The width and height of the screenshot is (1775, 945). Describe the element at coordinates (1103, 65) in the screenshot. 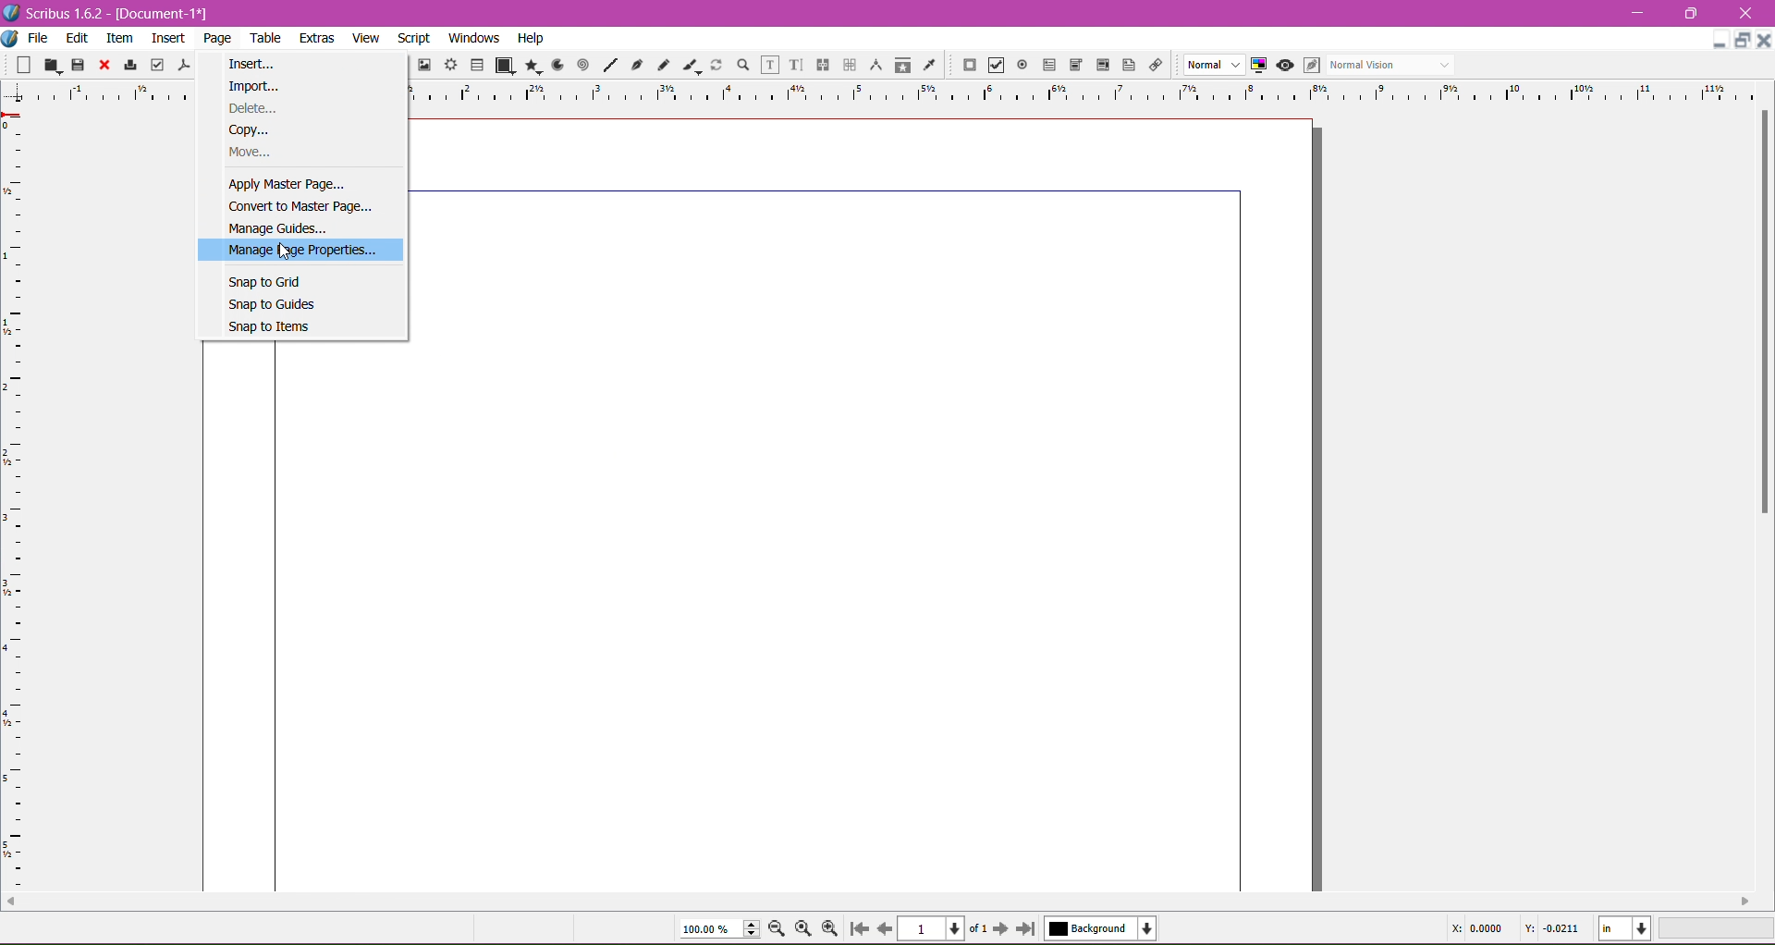

I see `PDF List Box` at that location.